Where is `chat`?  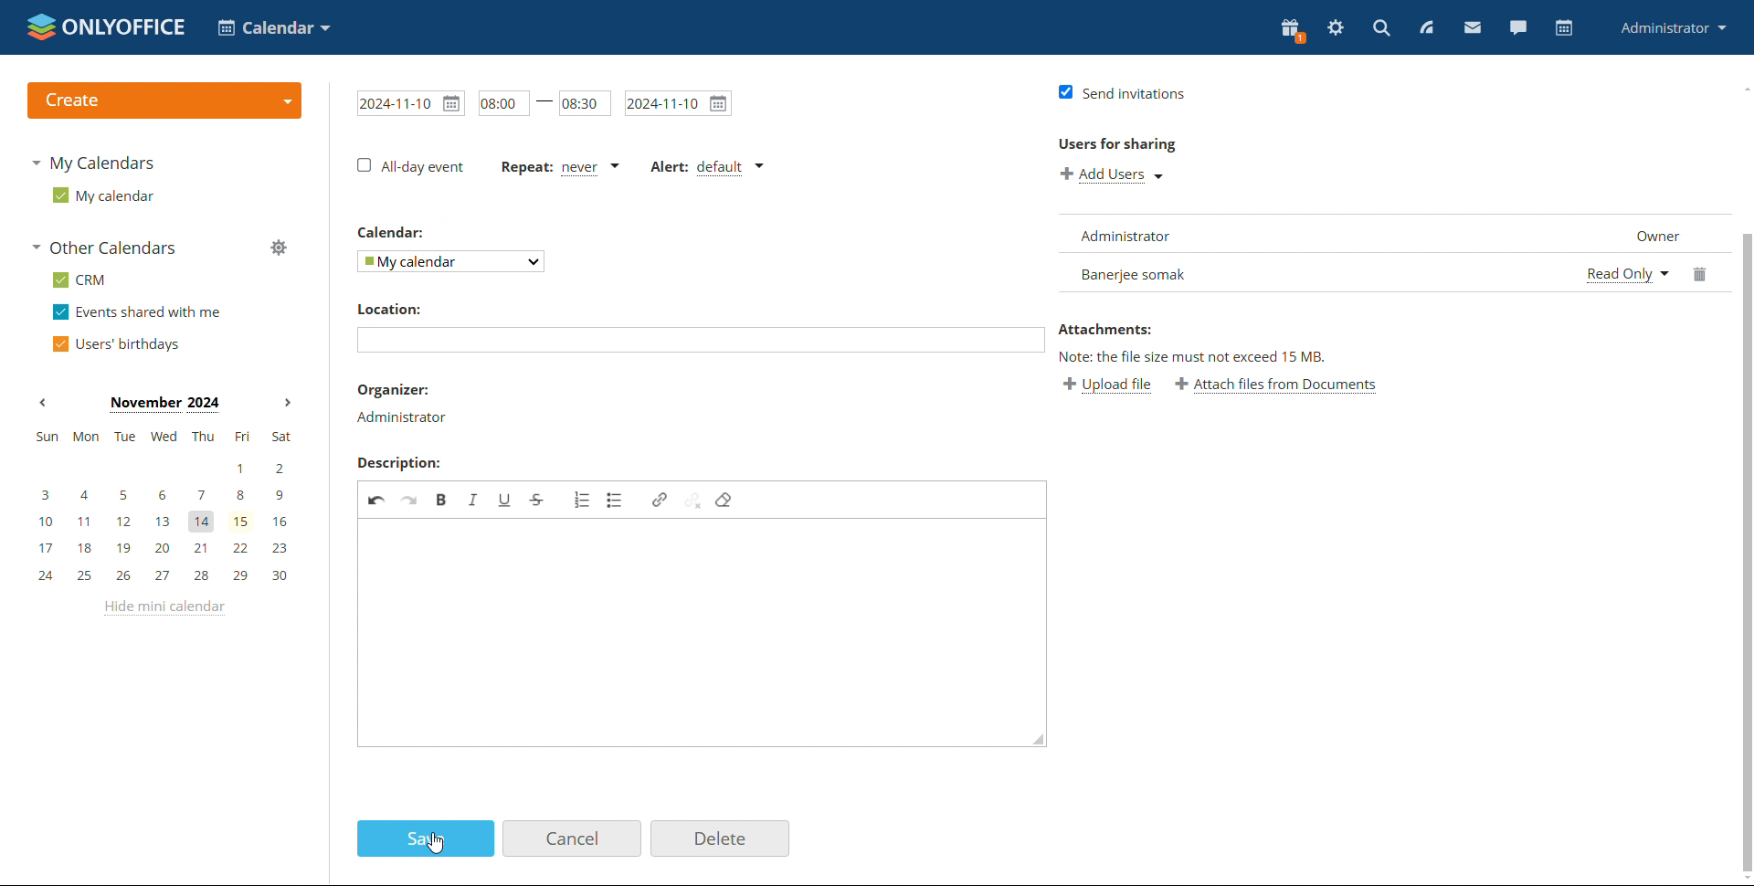 chat is located at coordinates (1517, 27).